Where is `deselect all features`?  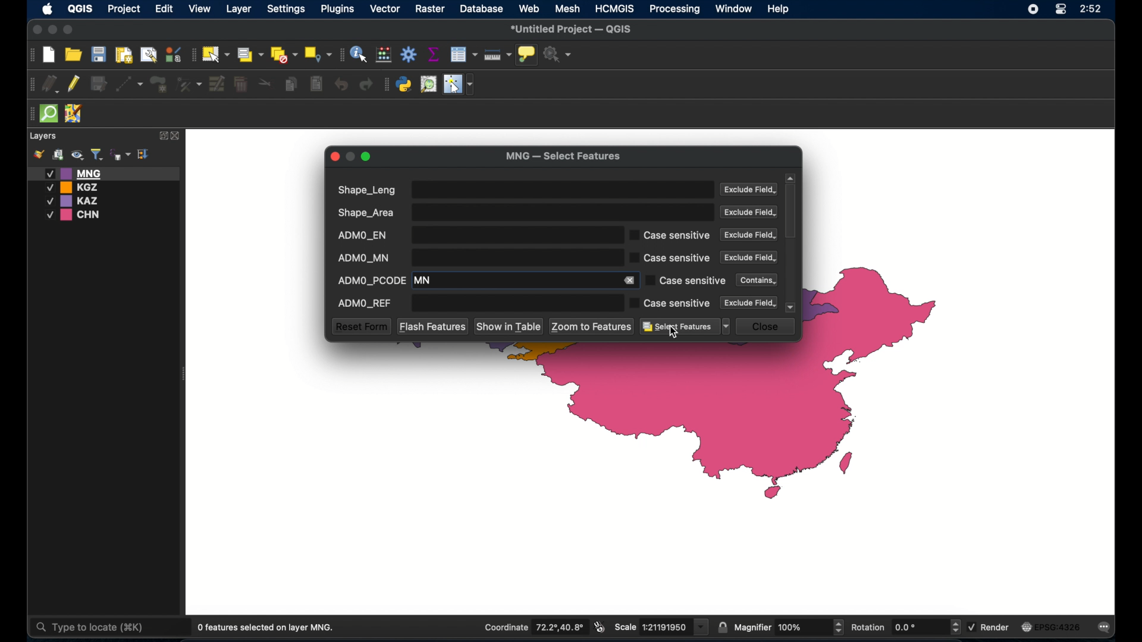 deselect all features is located at coordinates (284, 55).